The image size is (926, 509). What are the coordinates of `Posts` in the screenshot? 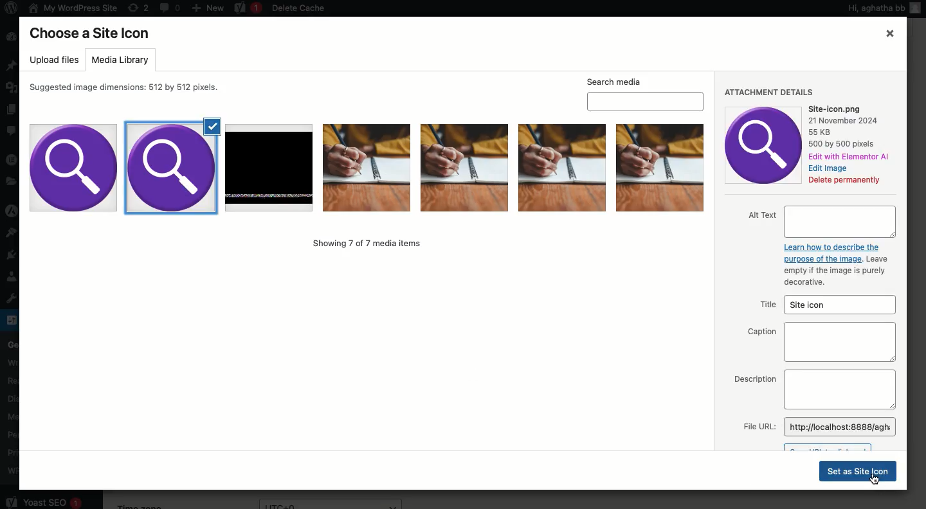 It's located at (12, 66).